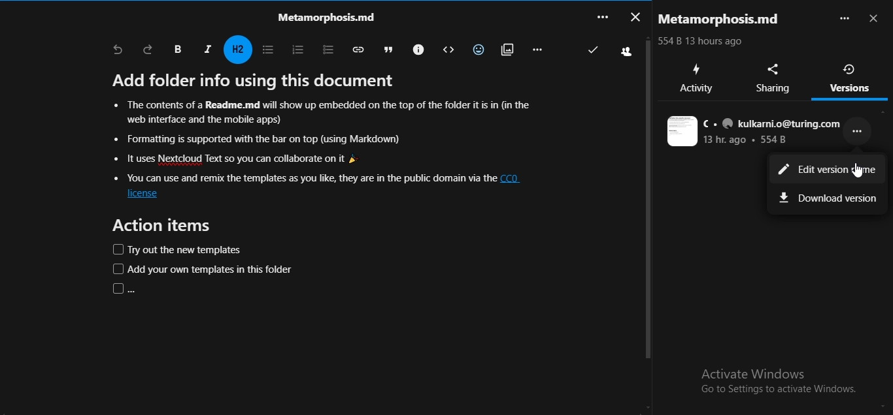 The image size is (893, 415). I want to click on text, so click(723, 20).